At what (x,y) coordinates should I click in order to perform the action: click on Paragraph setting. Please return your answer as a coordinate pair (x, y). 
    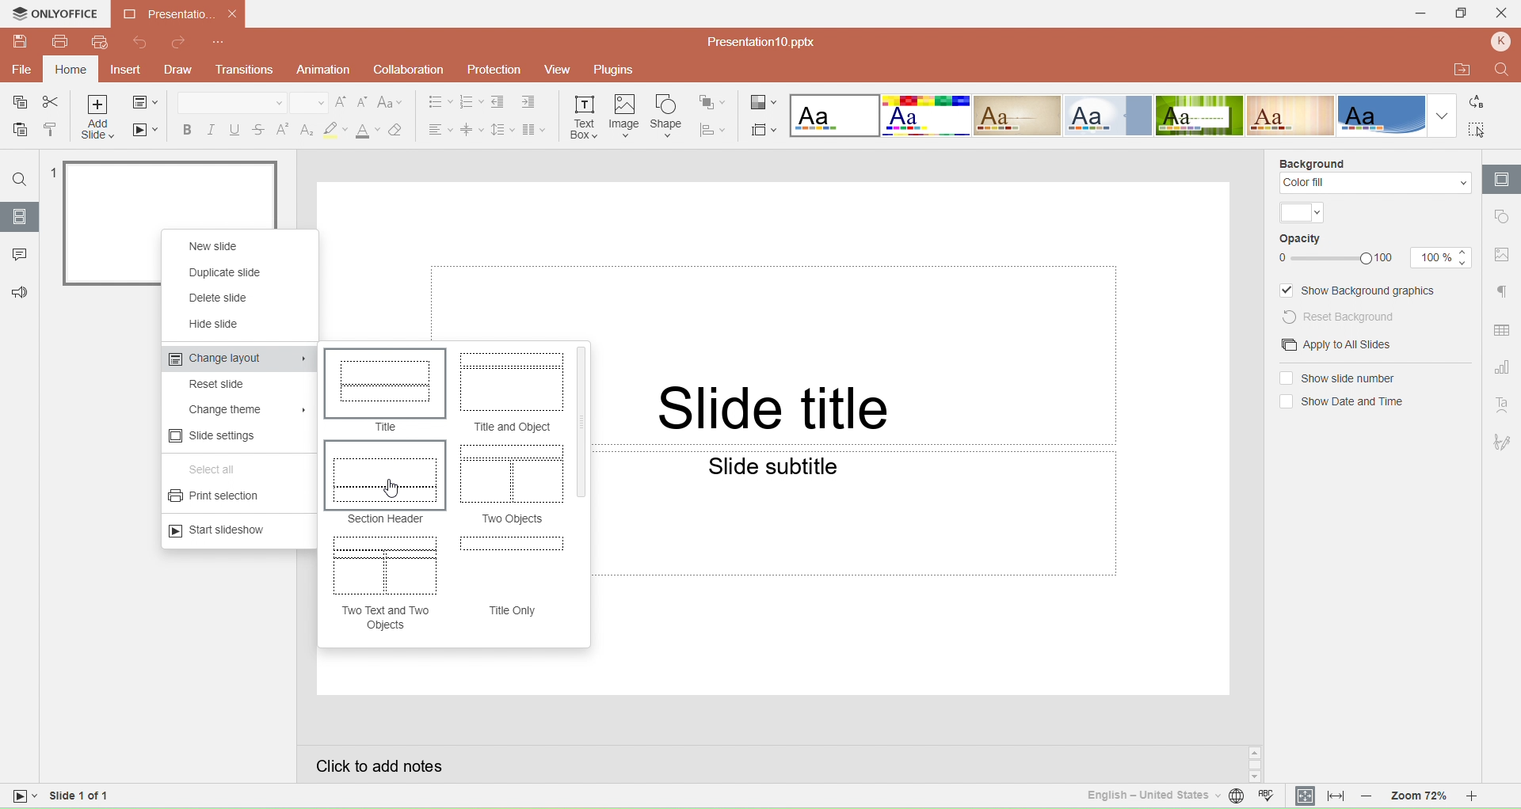
    Looking at the image, I should click on (1502, 292).